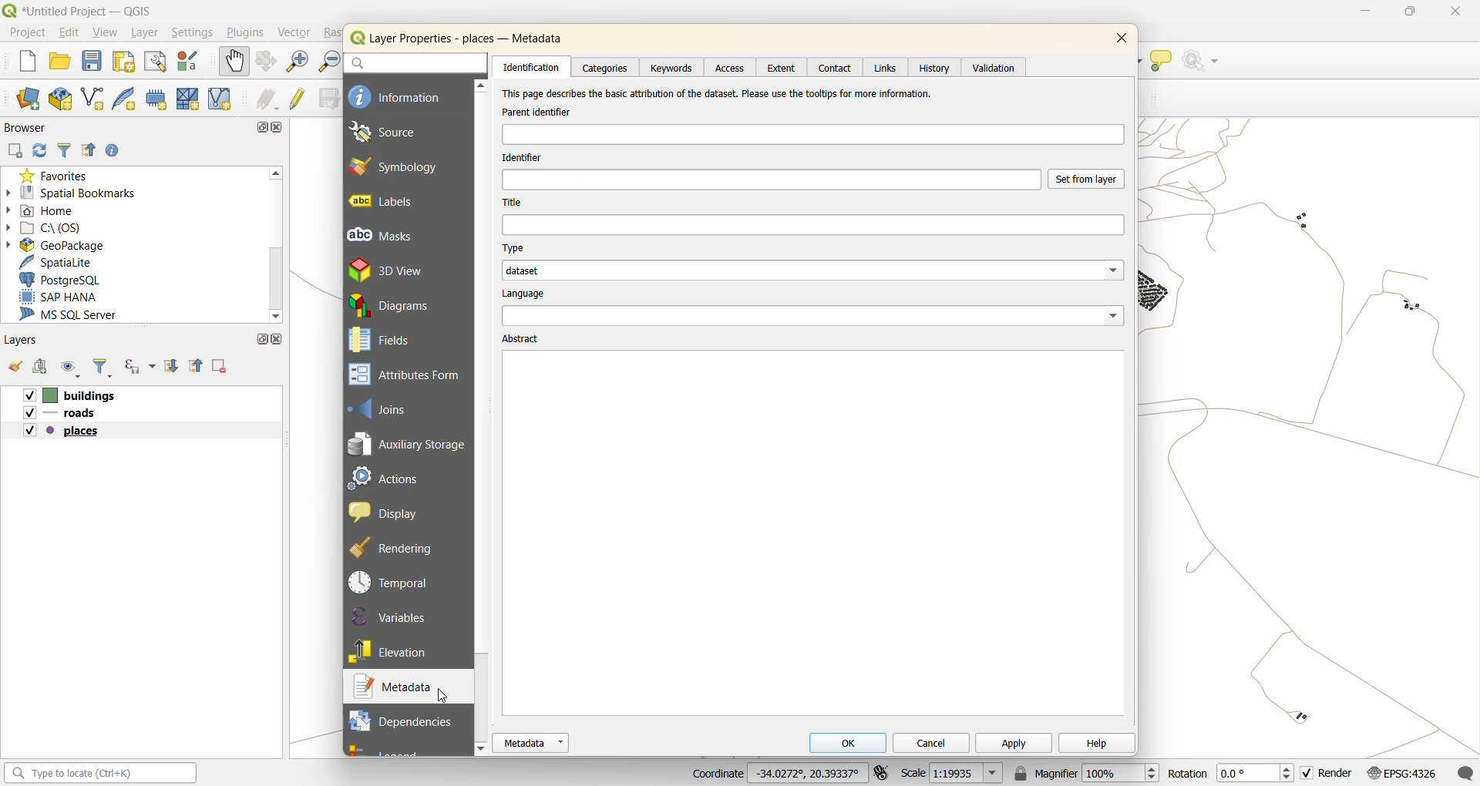 The image size is (1480, 786). I want to click on masks, so click(389, 235).